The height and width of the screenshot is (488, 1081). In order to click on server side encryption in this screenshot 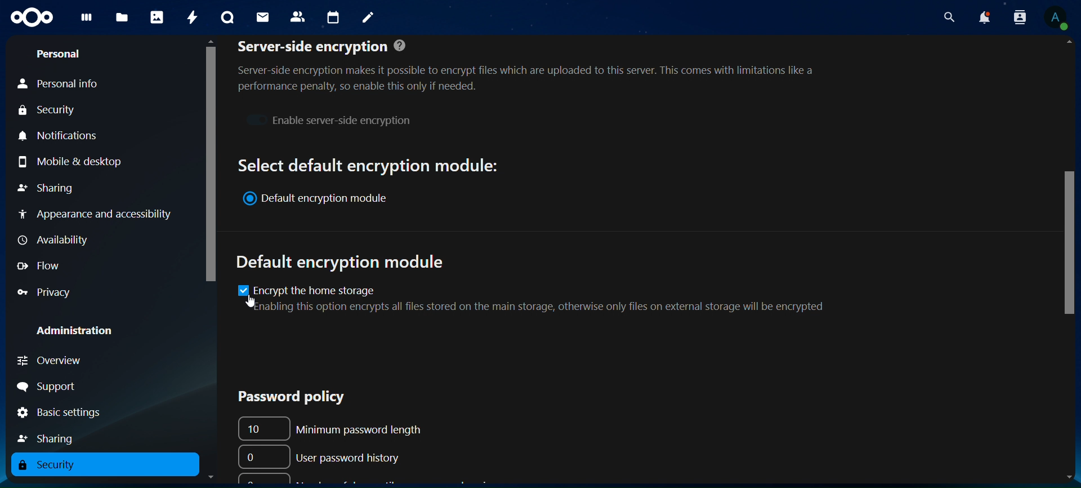, I will do `click(537, 65)`.